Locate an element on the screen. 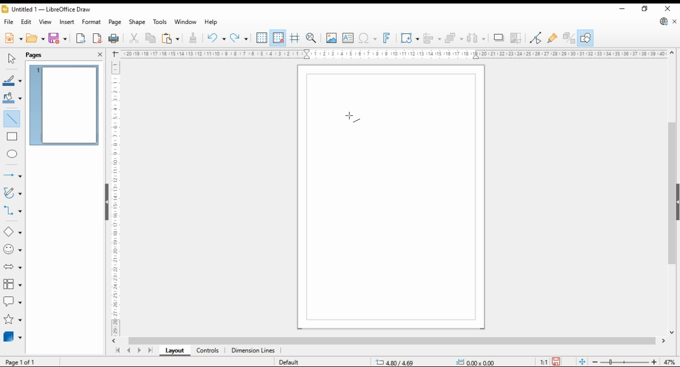 The width and height of the screenshot is (680, 367). vertical scale is located at coordinates (116, 198).